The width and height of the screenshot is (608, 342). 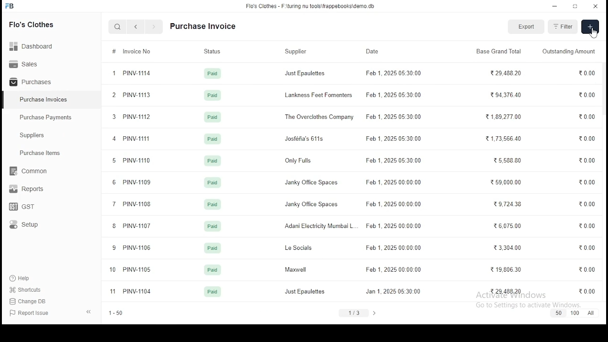 What do you see at coordinates (10, 6) in the screenshot?
I see `icon` at bounding box center [10, 6].